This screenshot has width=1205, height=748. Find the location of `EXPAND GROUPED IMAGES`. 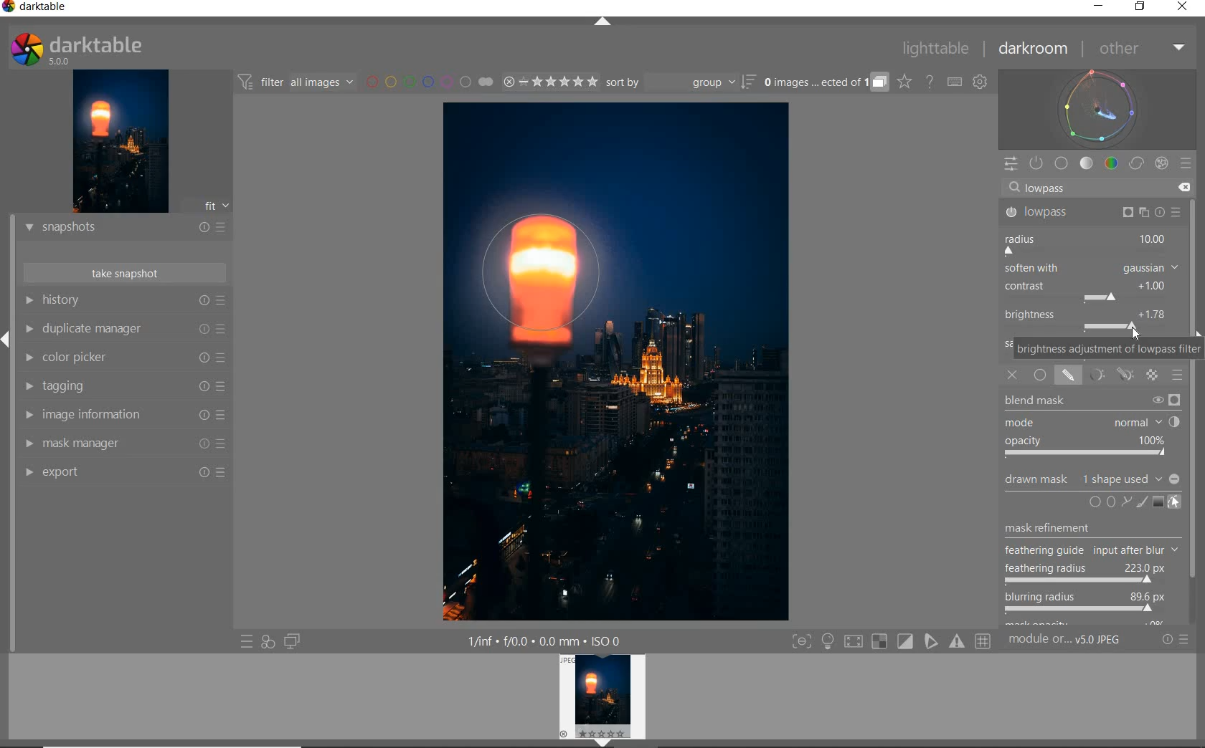

EXPAND GROUPED IMAGES is located at coordinates (824, 83).